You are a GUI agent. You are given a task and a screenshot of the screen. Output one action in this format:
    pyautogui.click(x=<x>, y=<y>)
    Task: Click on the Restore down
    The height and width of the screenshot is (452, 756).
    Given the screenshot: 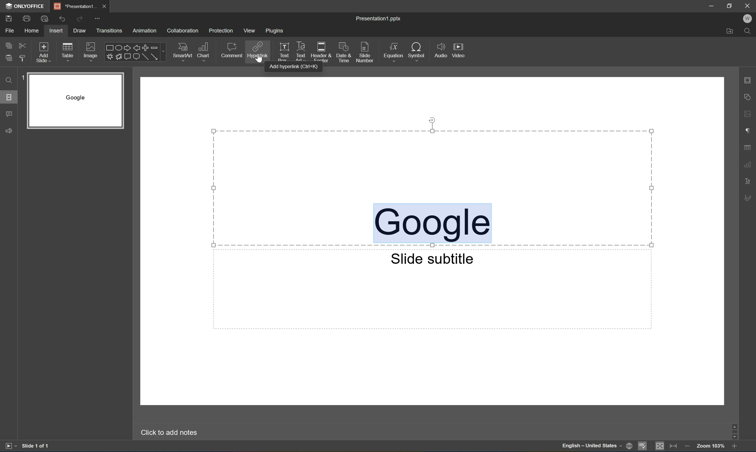 What is the action you would take?
    pyautogui.click(x=731, y=5)
    